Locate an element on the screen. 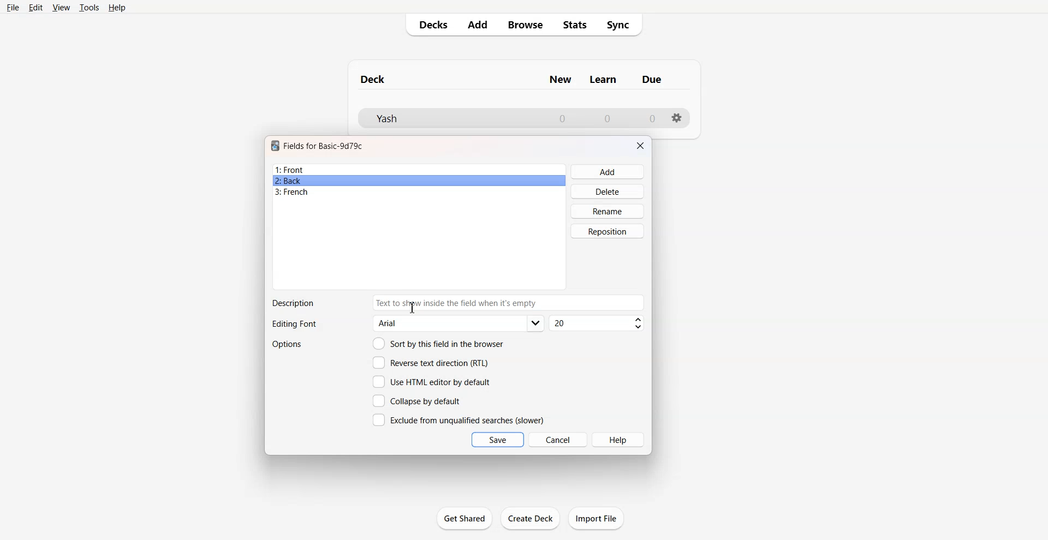 The width and height of the screenshot is (1048, 540). Help is located at coordinates (117, 8).